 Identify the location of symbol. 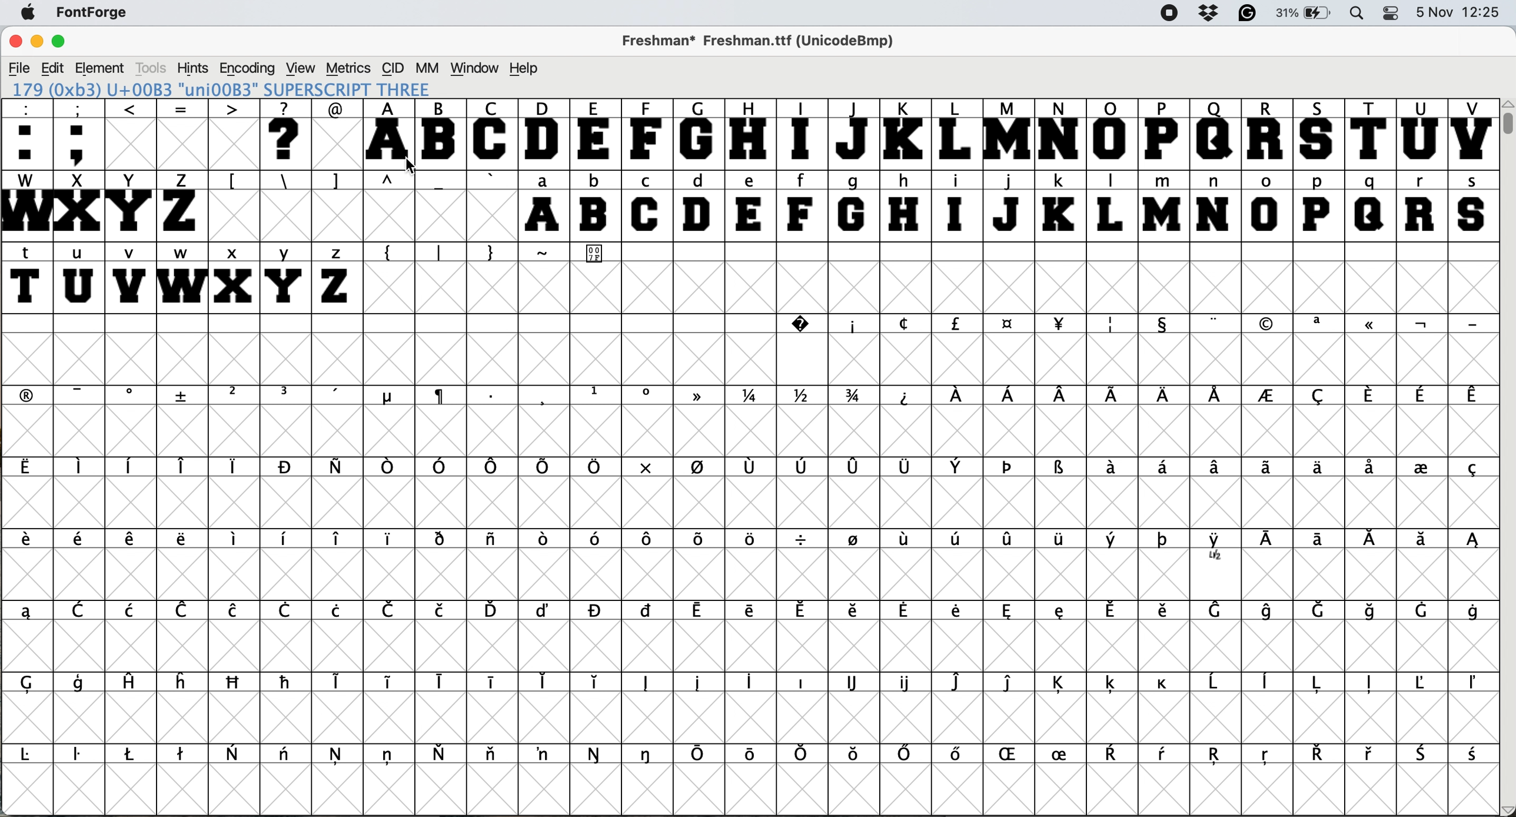
(235, 466).